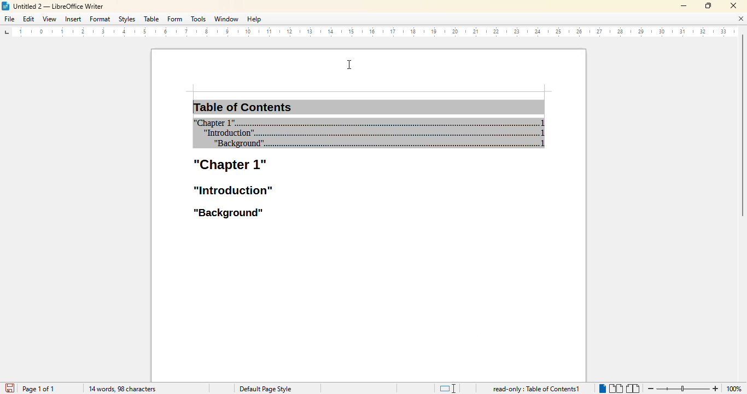 The height and width of the screenshot is (394, 747). Describe the element at coordinates (682, 389) in the screenshot. I see `zoom` at that location.